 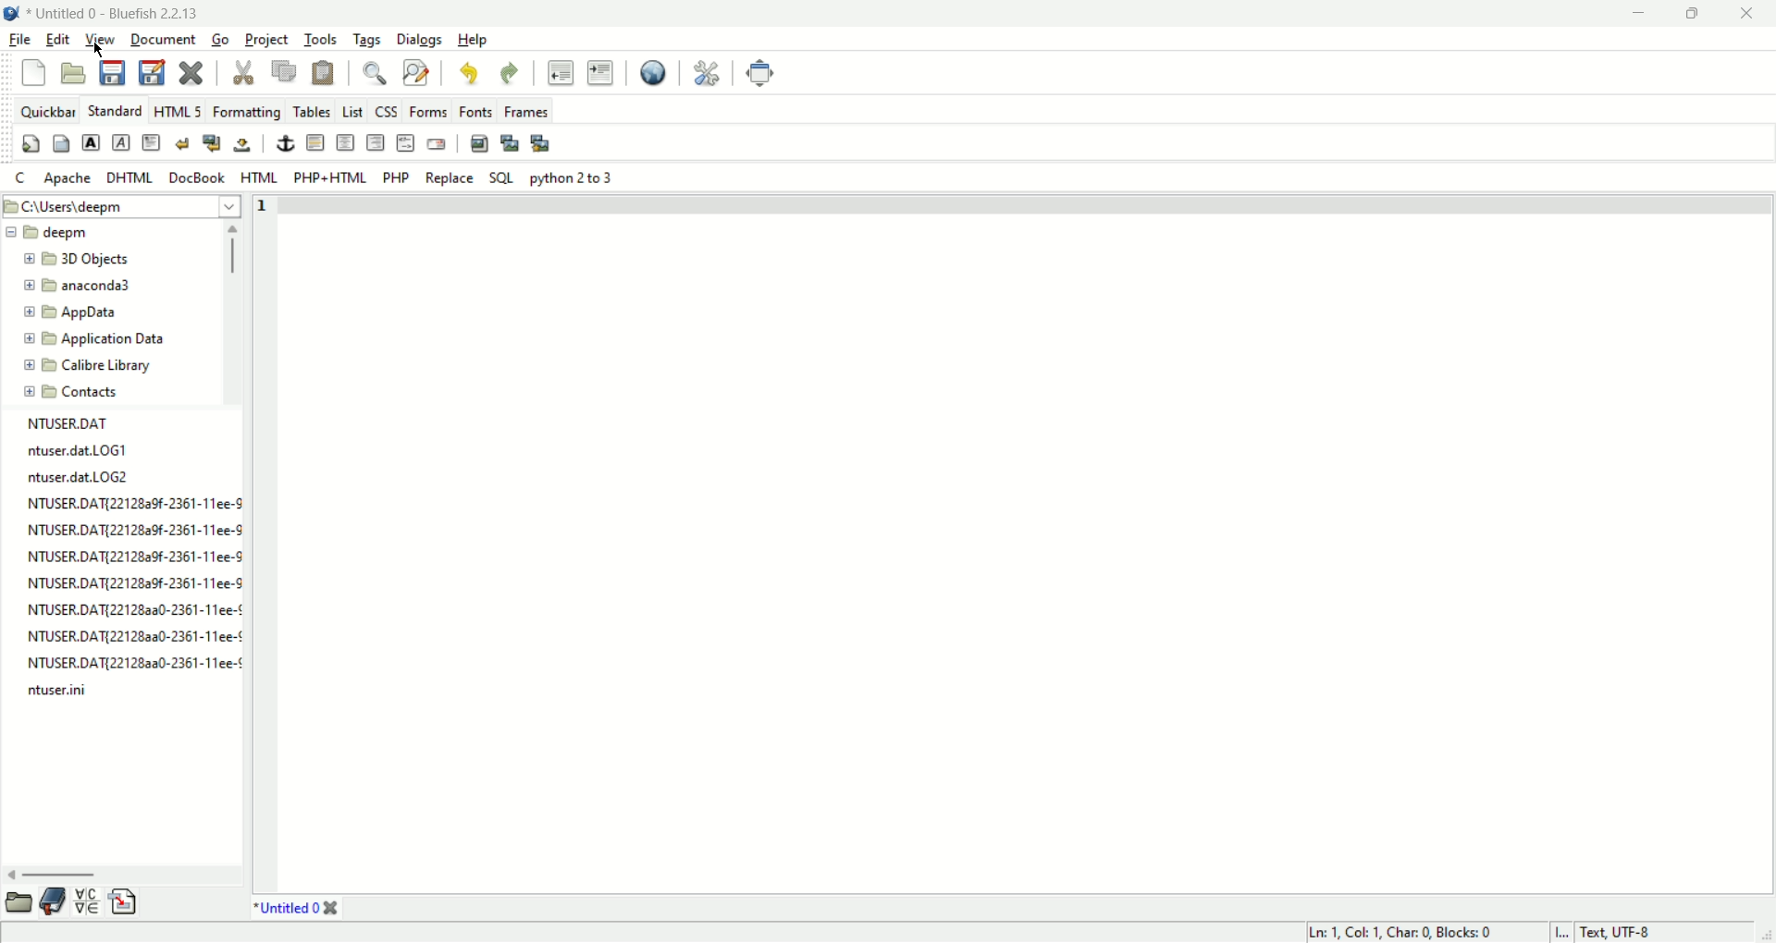 What do you see at coordinates (54, 900) in the screenshot?
I see `bookmark` at bounding box center [54, 900].